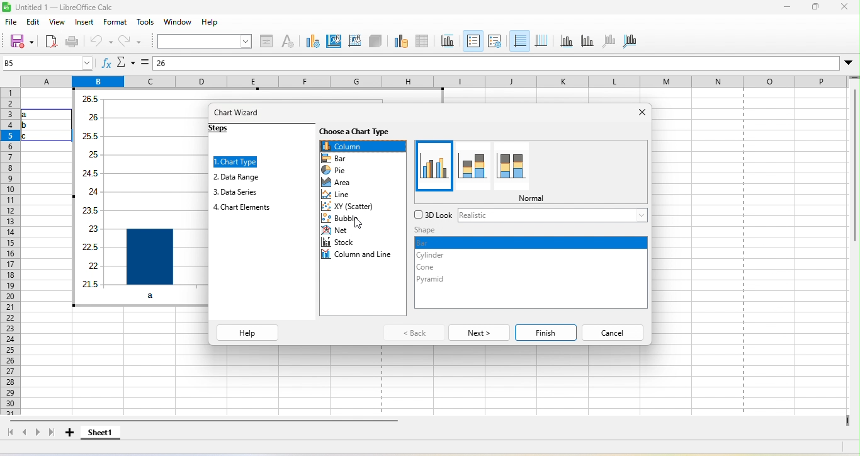 The image size is (860, 456). What do you see at coordinates (432, 282) in the screenshot?
I see `pyramid` at bounding box center [432, 282].